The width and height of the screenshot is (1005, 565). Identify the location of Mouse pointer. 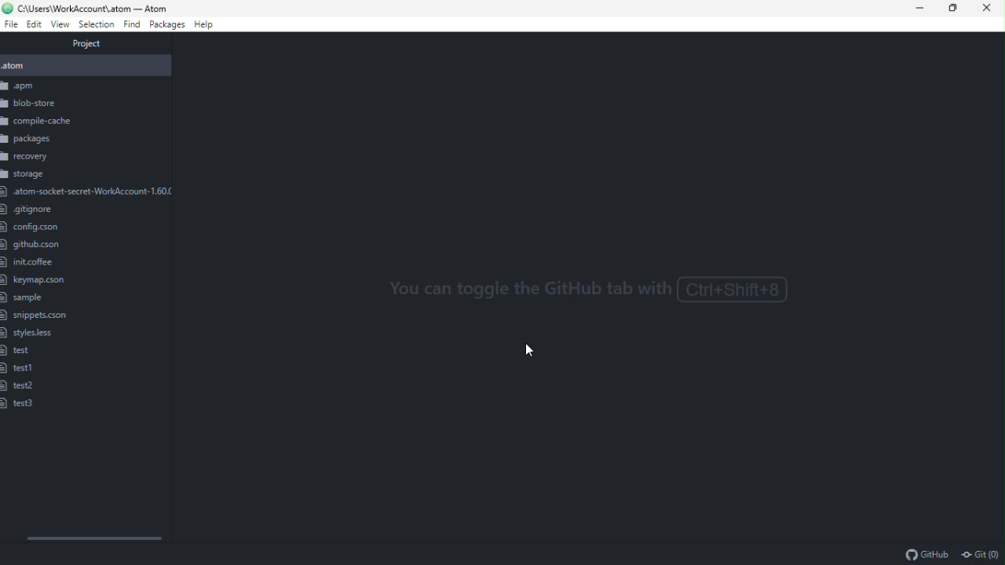
(533, 352).